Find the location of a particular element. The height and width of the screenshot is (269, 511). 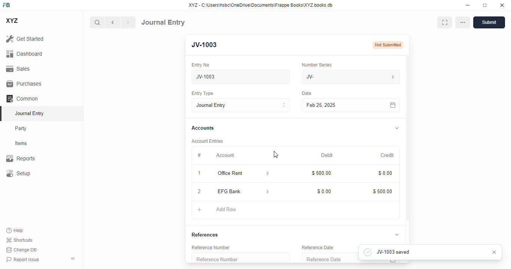

$0.00 is located at coordinates (386, 173).